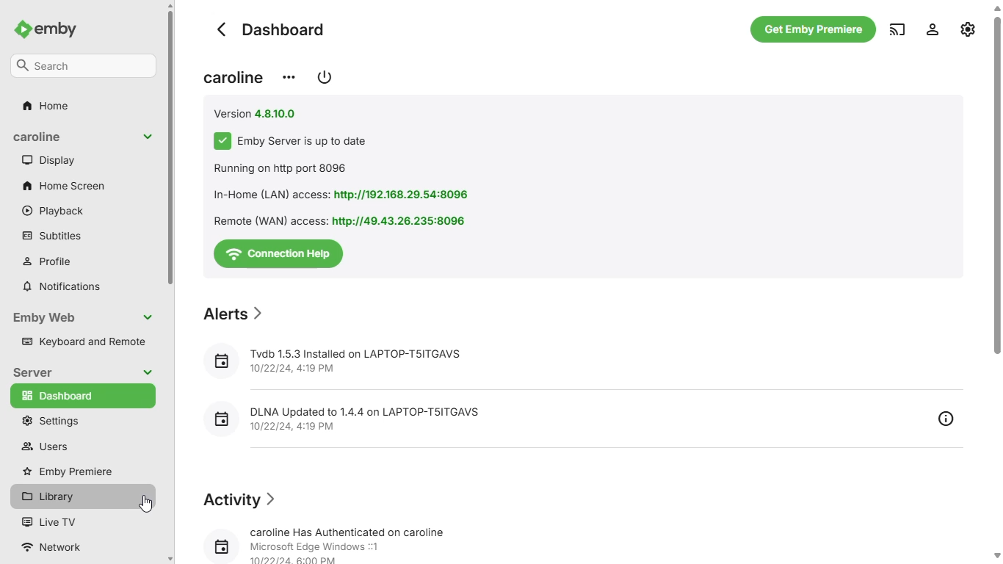 The height and width of the screenshot is (564, 1003). What do you see at coordinates (49, 159) in the screenshot?
I see `display` at bounding box center [49, 159].